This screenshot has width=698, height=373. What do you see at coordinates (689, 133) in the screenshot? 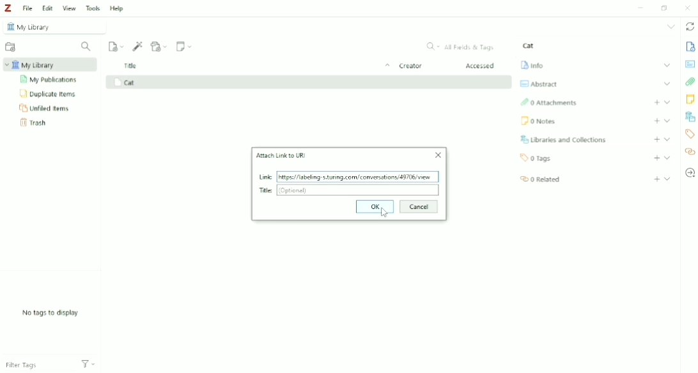
I see `Tags` at bounding box center [689, 133].